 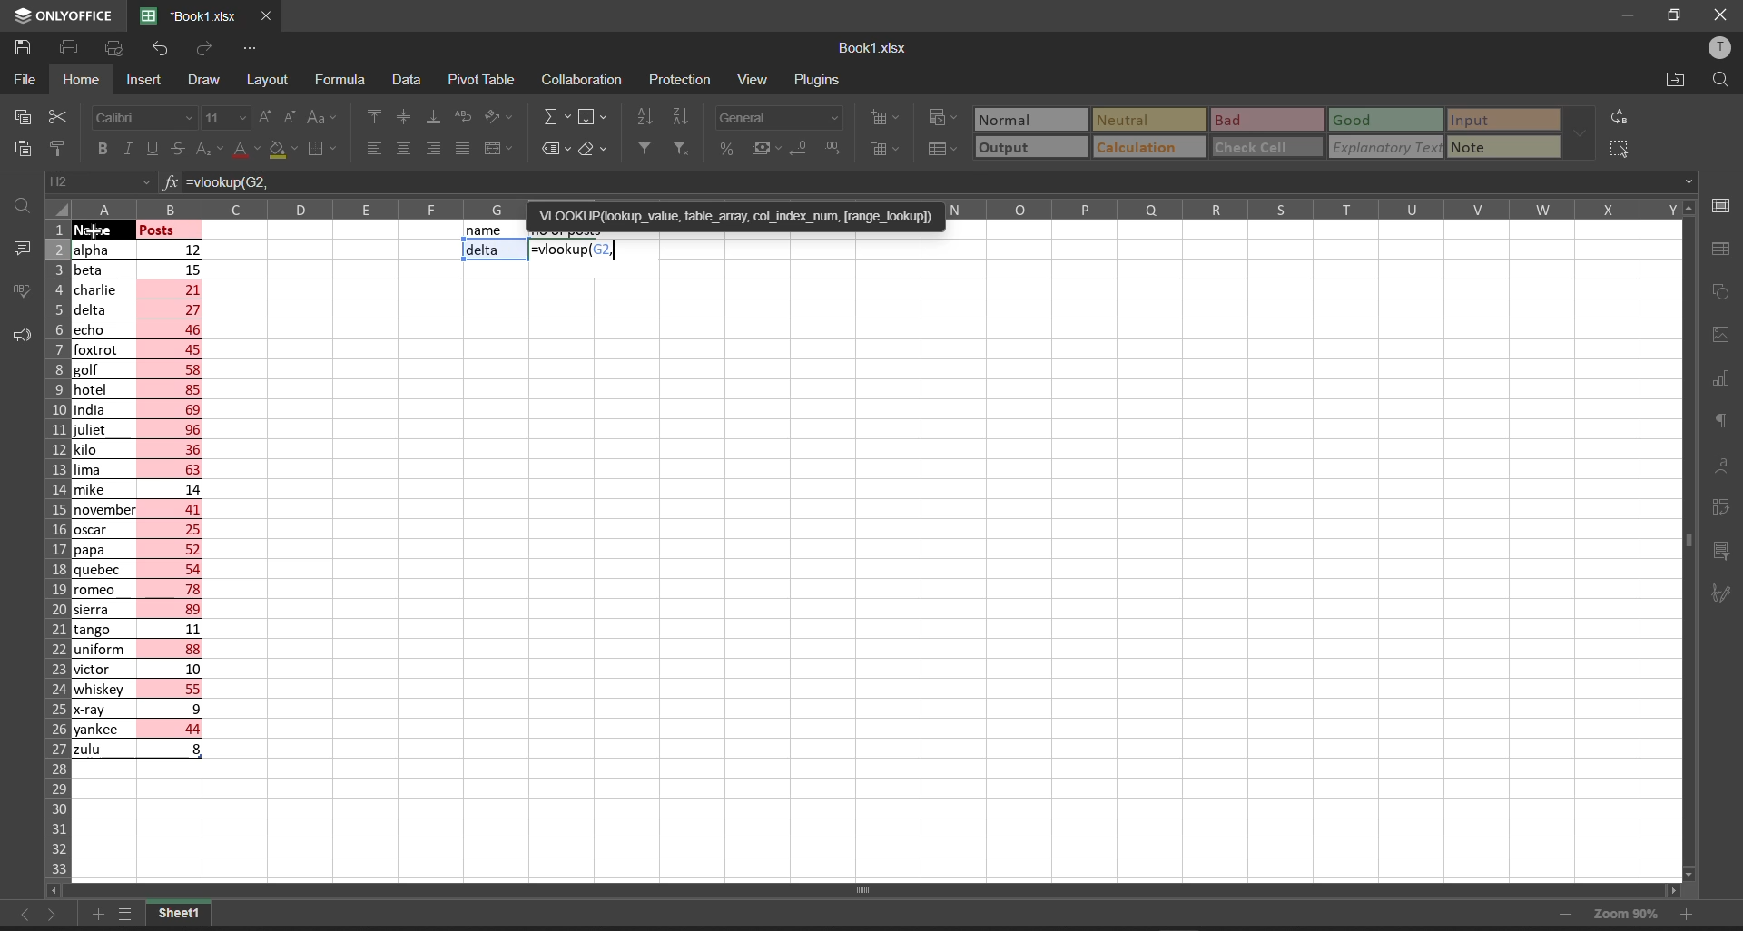 I want to click on layout, so click(x=270, y=81).